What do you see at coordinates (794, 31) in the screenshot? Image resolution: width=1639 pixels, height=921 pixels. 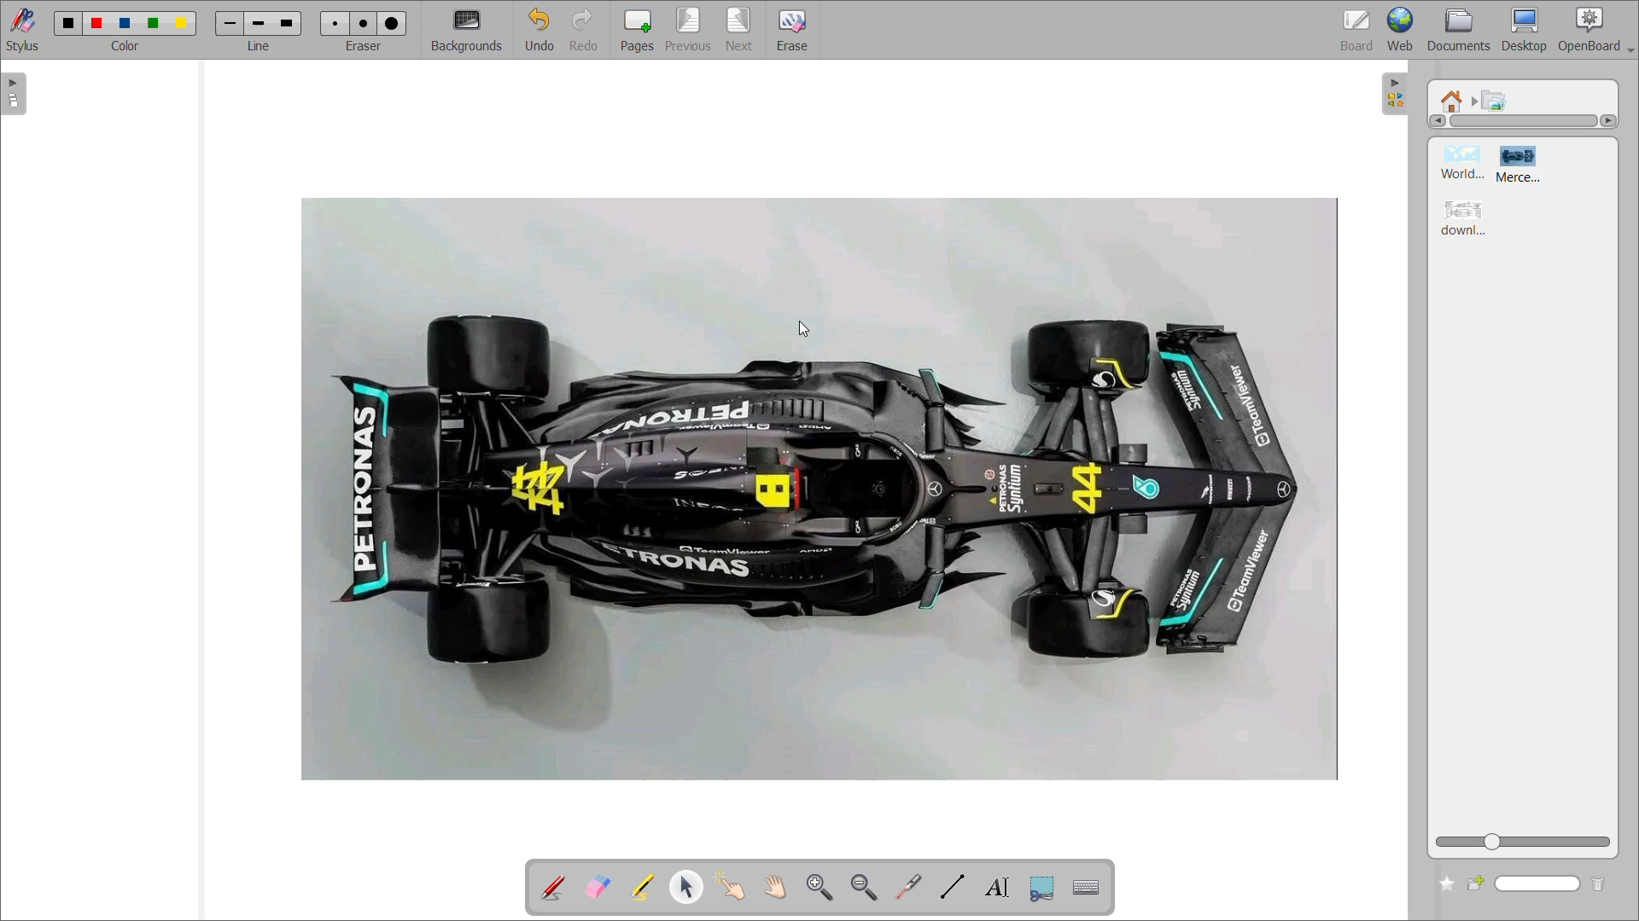 I see `erase` at bounding box center [794, 31].